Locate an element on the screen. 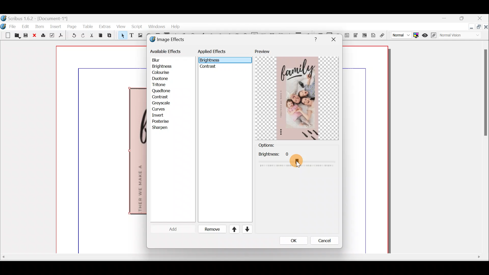  Blur is located at coordinates (161, 60).